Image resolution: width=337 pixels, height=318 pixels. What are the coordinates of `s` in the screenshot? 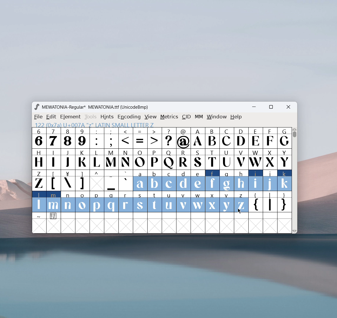 It's located at (140, 202).